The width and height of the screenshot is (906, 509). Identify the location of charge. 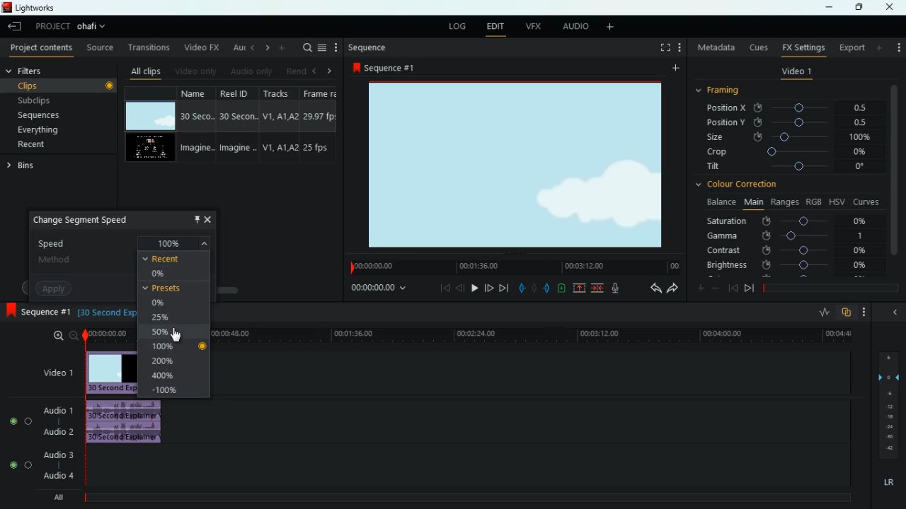
(562, 288).